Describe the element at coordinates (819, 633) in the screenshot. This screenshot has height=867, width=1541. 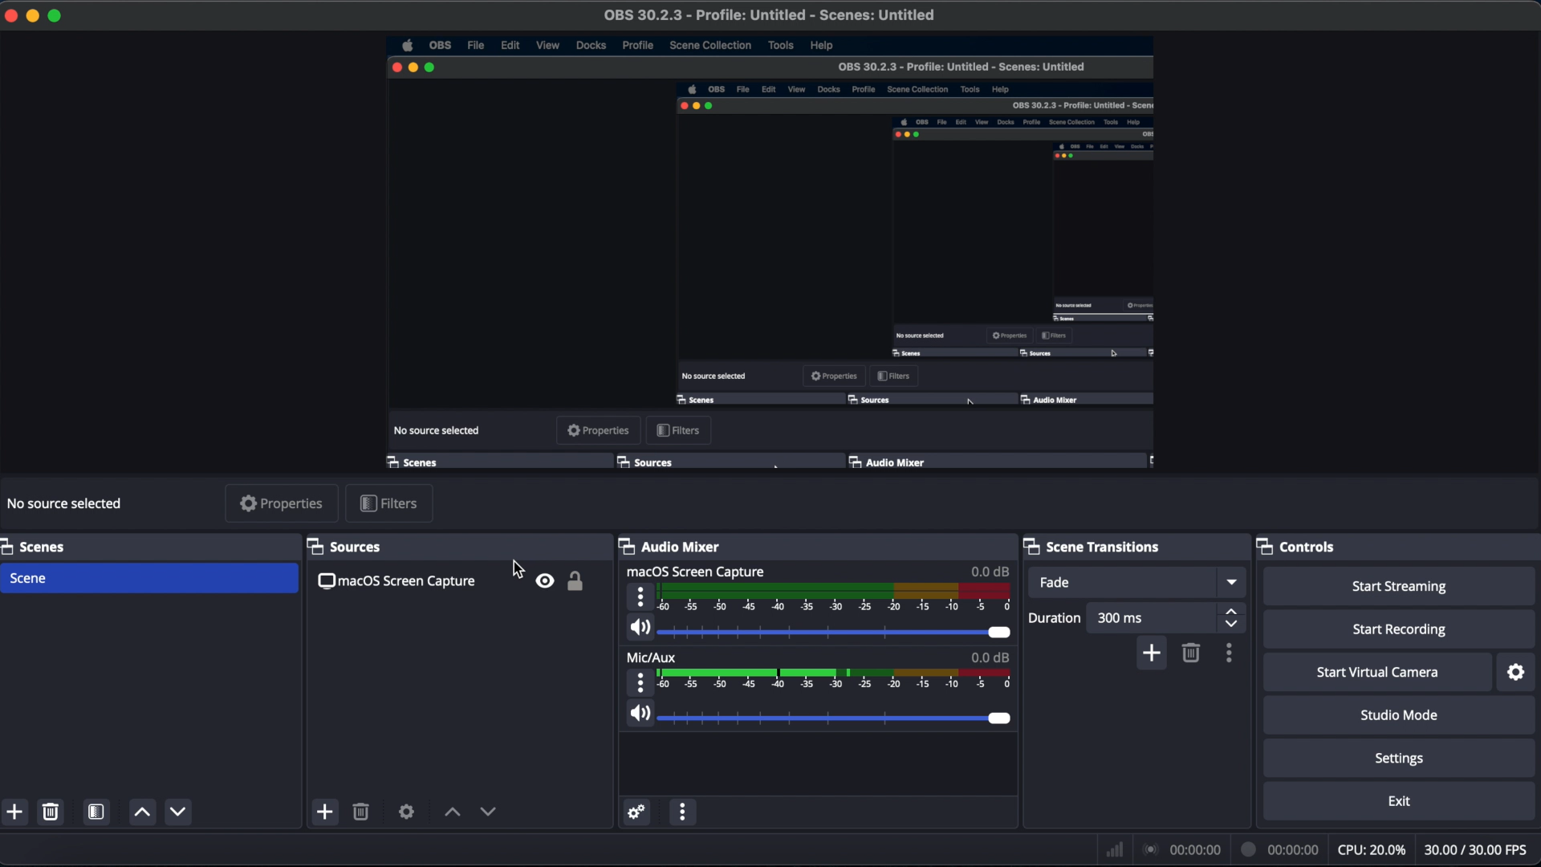
I see `audio slider` at that location.